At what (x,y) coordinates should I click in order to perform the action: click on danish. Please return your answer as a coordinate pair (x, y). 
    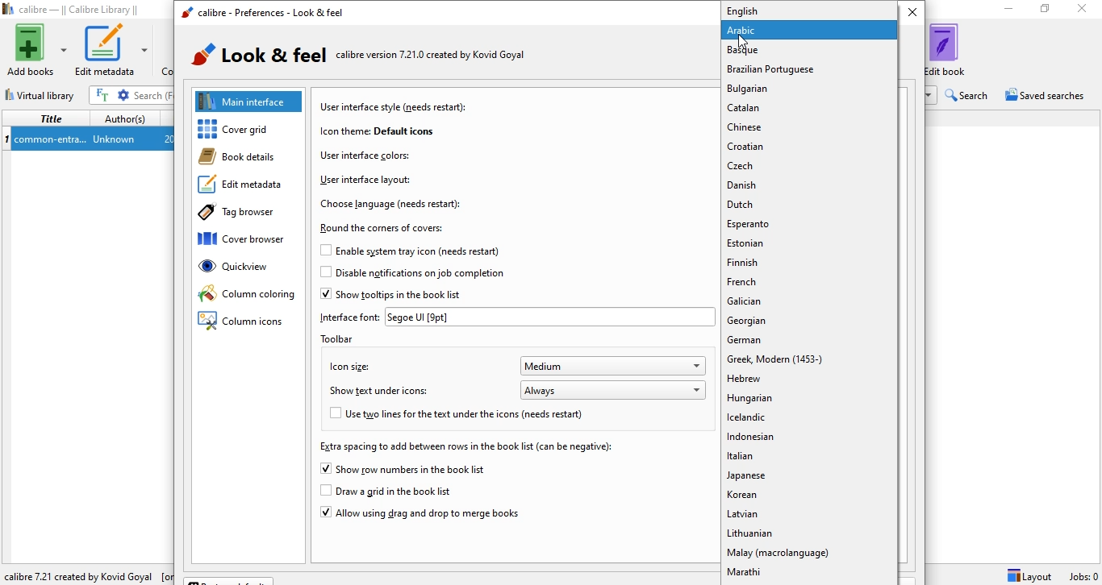
    Looking at the image, I should click on (810, 185).